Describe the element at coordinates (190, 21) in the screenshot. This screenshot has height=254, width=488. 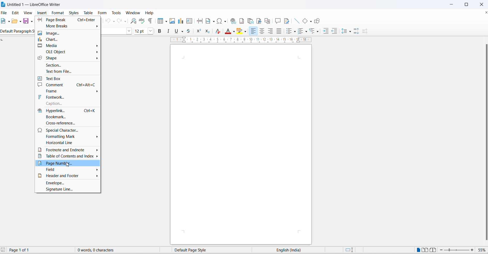
I see `insert text` at that location.